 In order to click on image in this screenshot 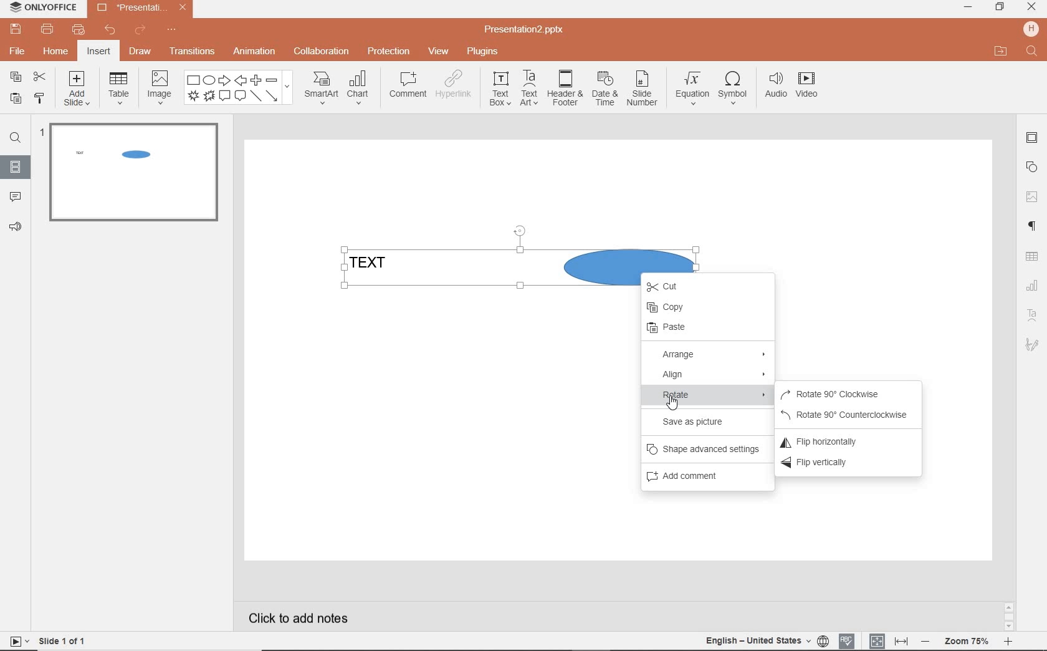, I will do `click(158, 87)`.